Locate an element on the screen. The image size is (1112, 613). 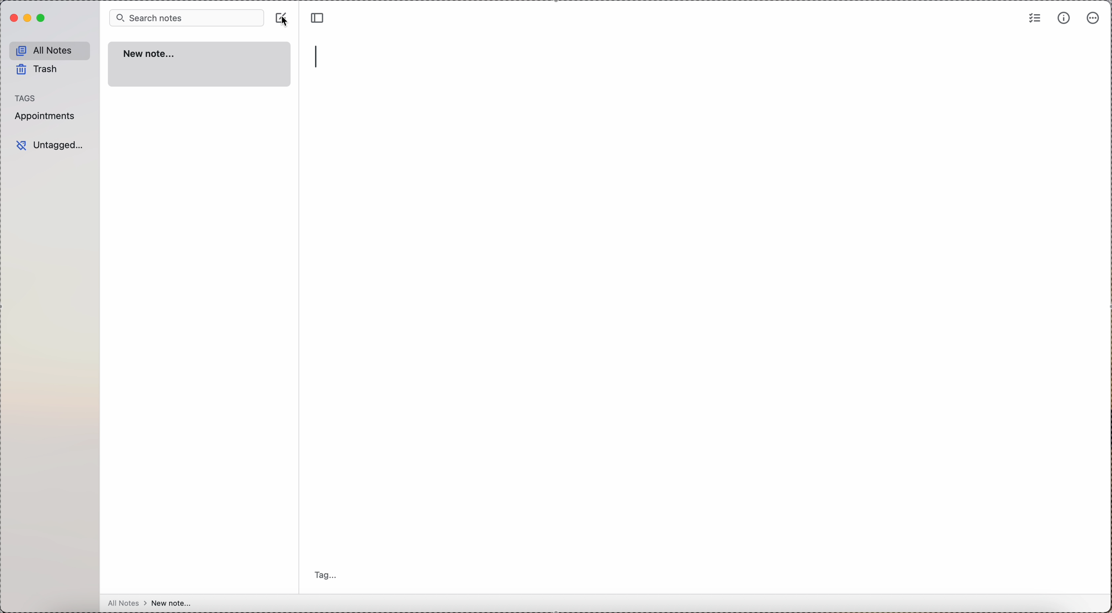
appointments is located at coordinates (45, 116).